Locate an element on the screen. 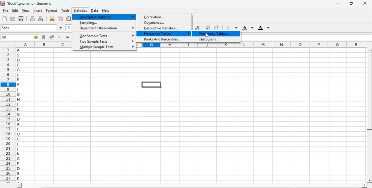 The width and height of the screenshot is (372, 188). descriptive statistics... is located at coordinates (163, 28).